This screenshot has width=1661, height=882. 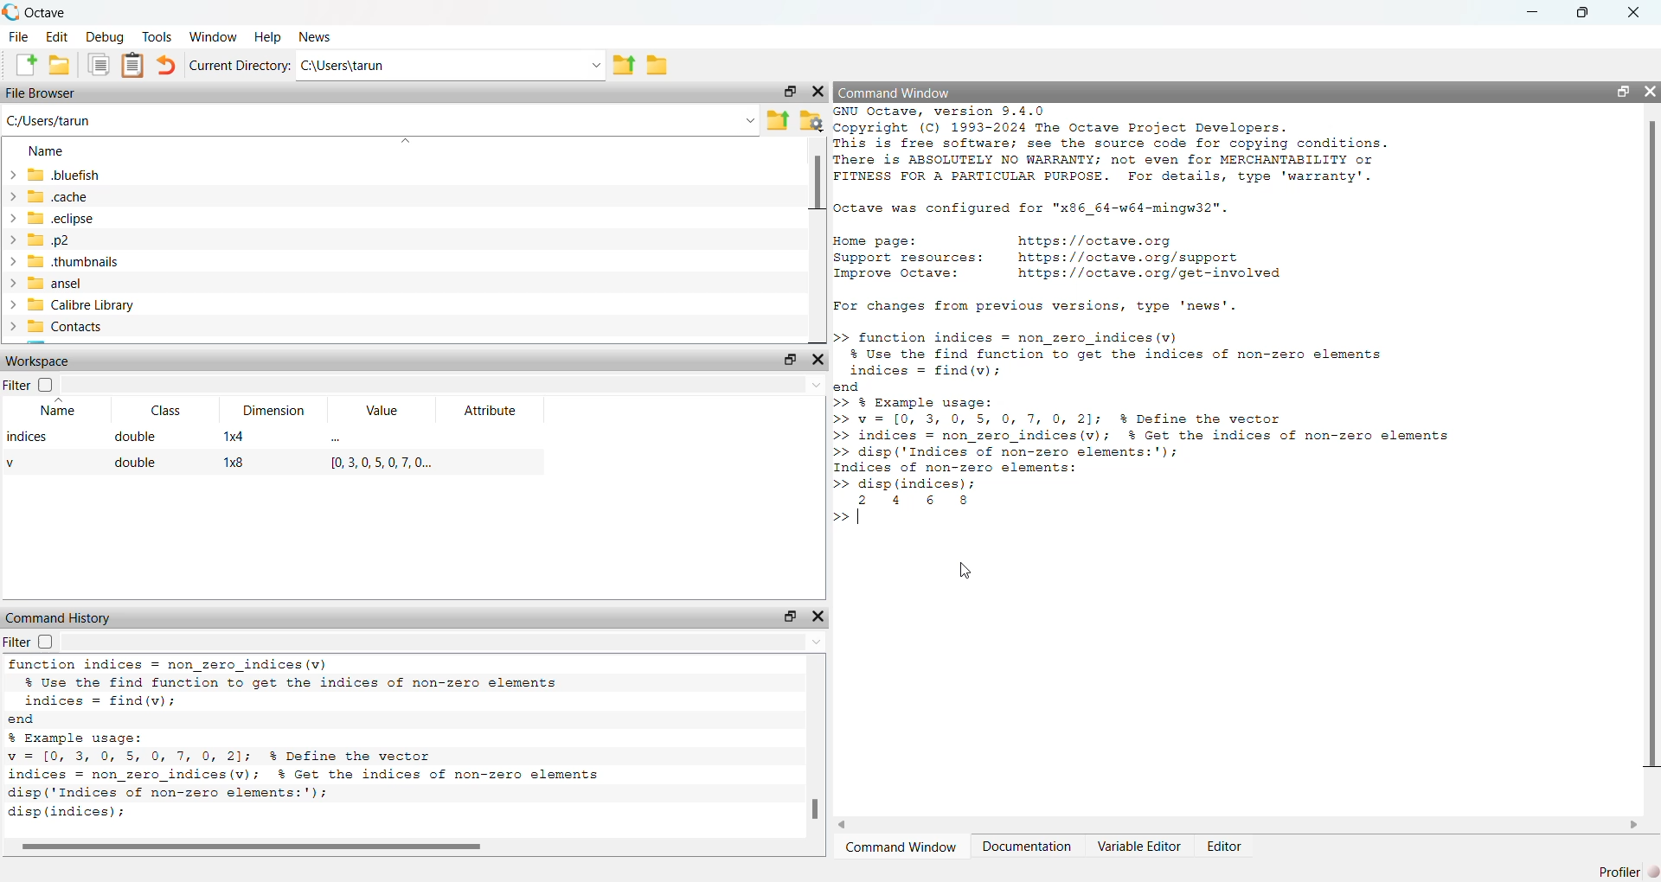 I want to click on Class, so click(x=167, y=410).